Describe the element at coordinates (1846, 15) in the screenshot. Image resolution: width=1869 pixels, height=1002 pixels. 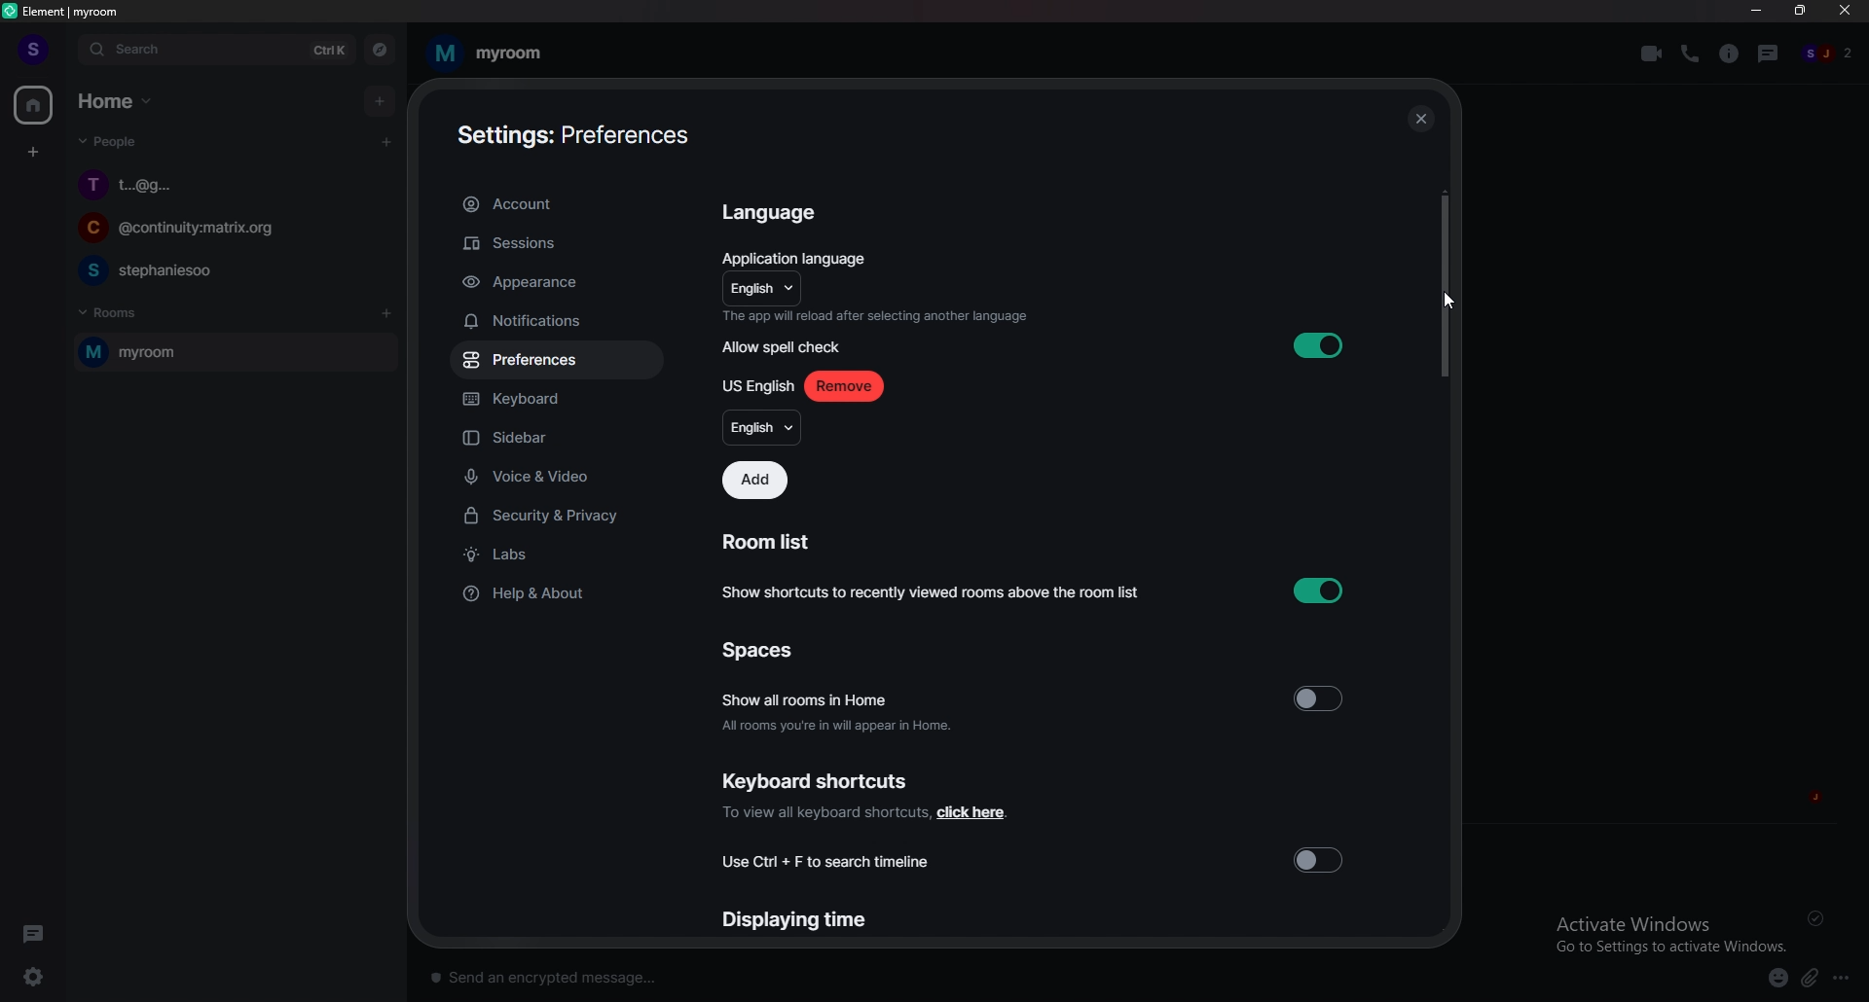
I see `close` at that location.